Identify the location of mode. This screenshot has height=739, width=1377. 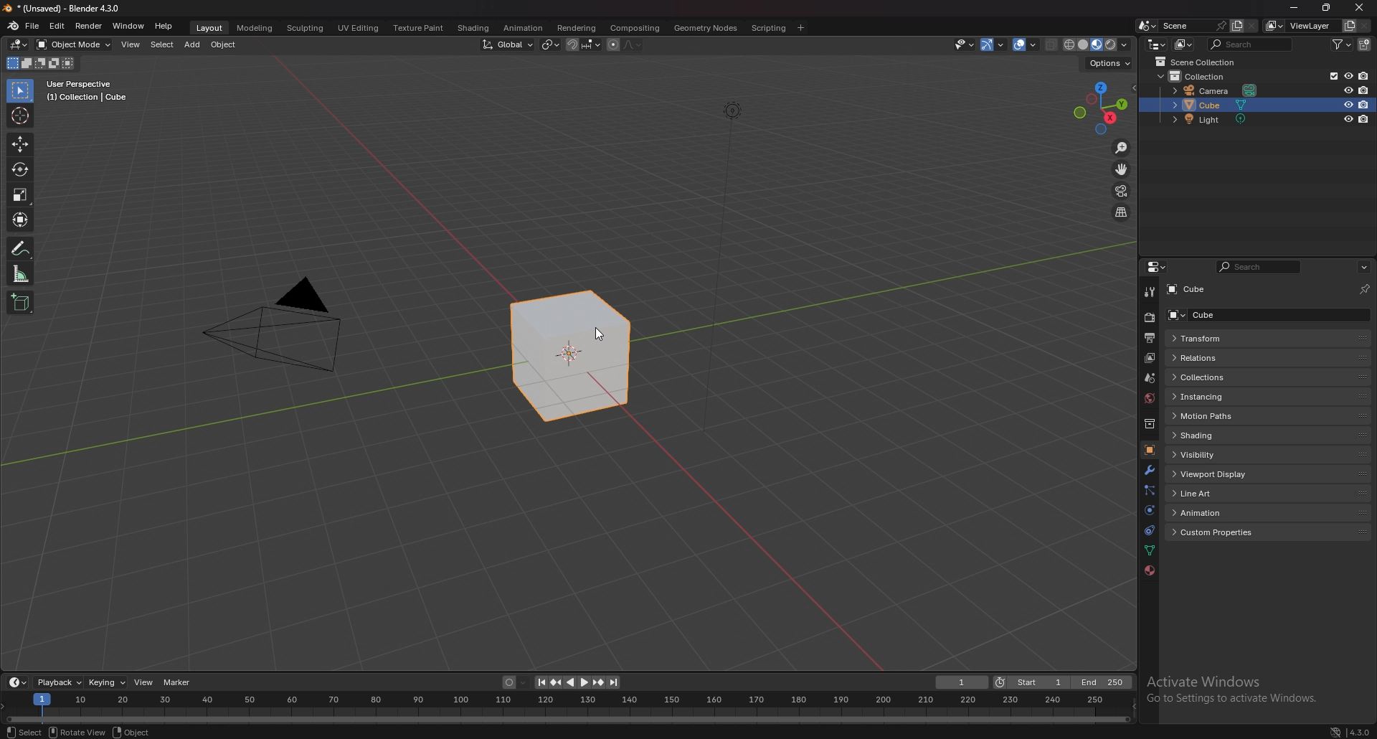
(41, 63).